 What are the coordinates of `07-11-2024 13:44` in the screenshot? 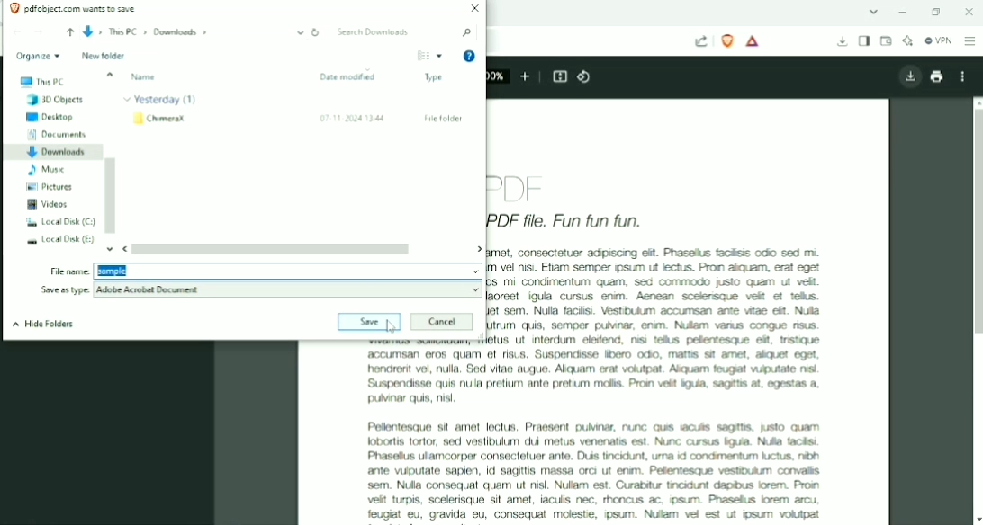 It's located at (353, 119).